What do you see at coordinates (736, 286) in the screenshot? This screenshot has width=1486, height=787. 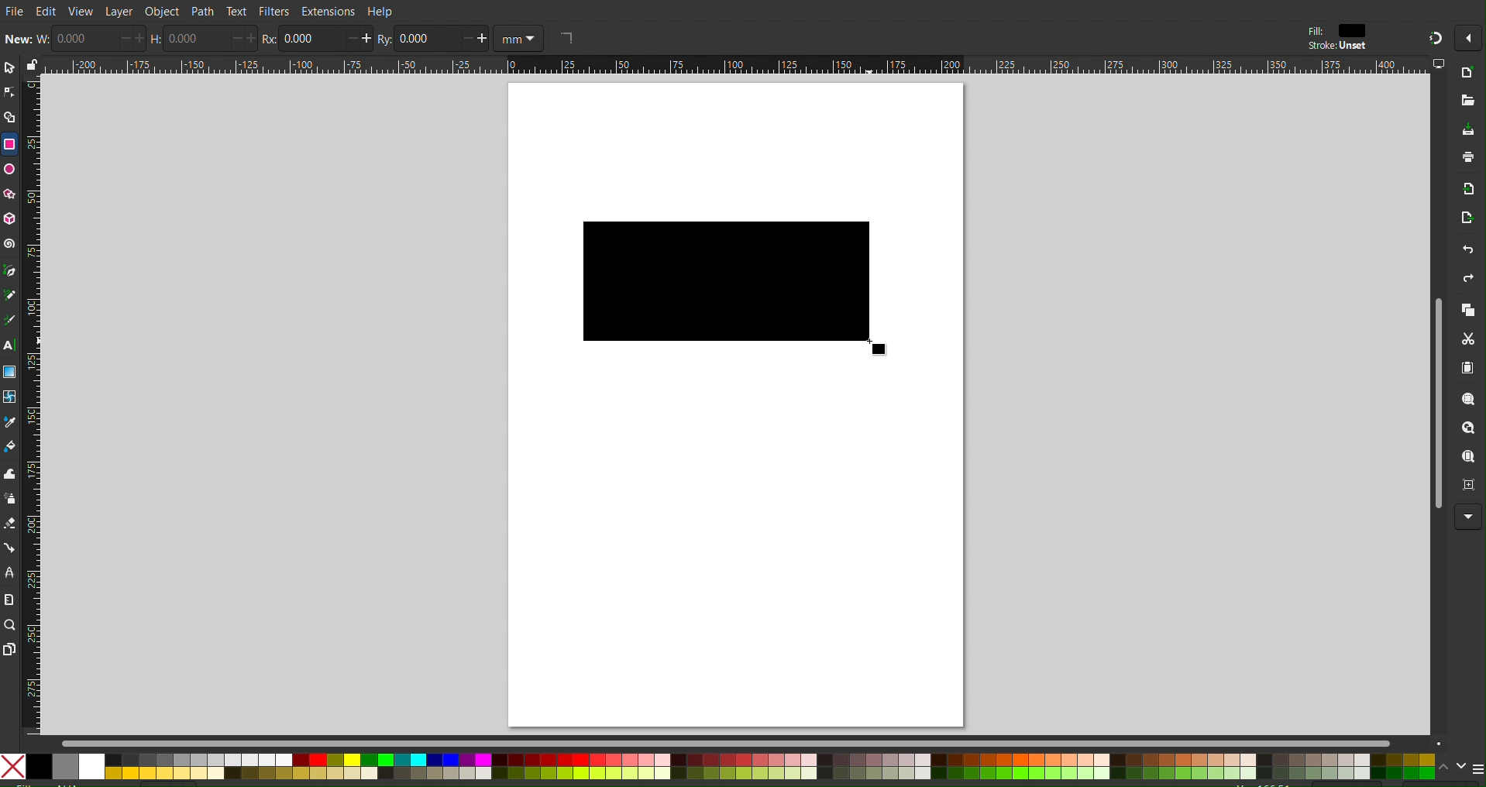 I see `Rectangle (dragged)` at bounding box center [736, 286].